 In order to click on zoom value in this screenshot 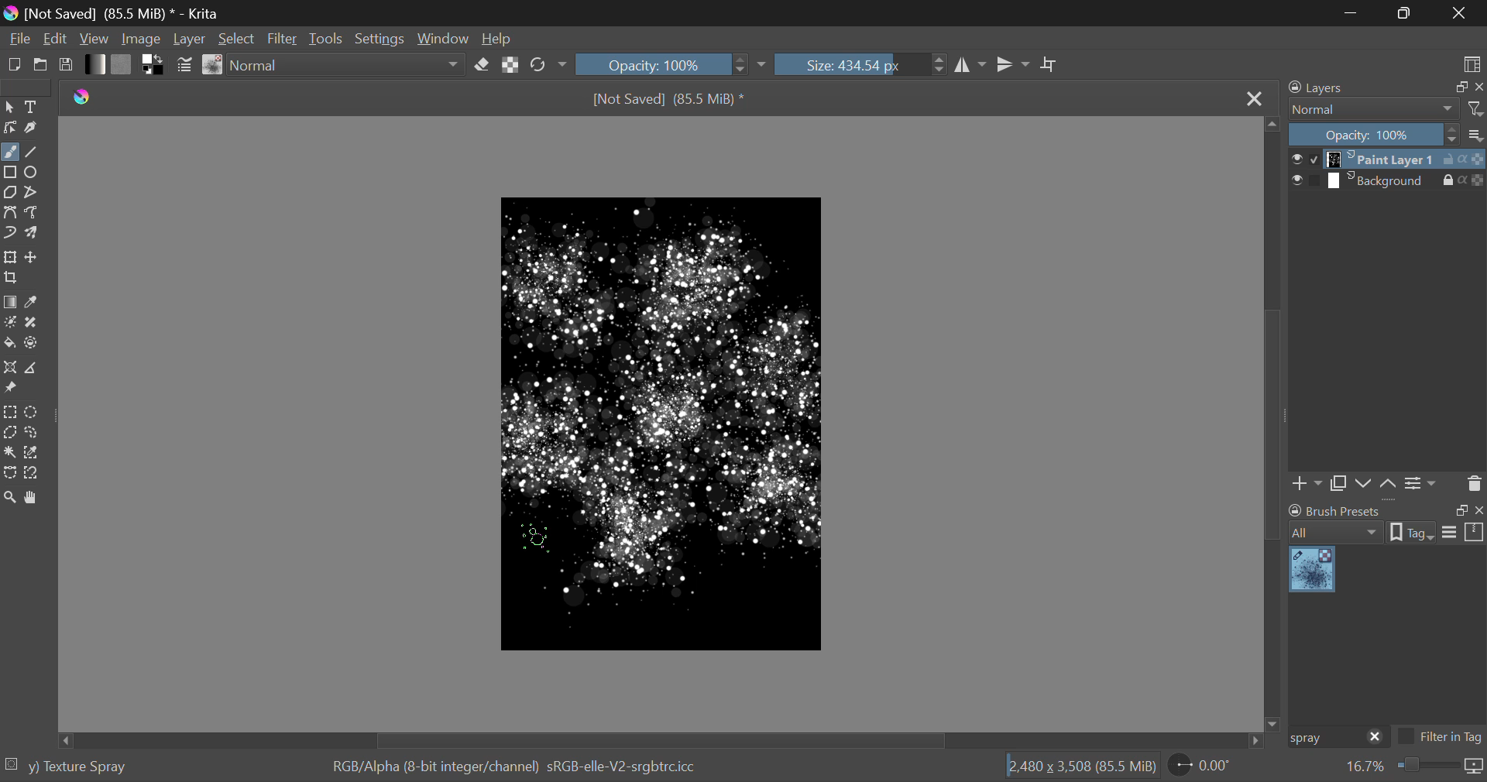, I will do `click(1365, 767)`.